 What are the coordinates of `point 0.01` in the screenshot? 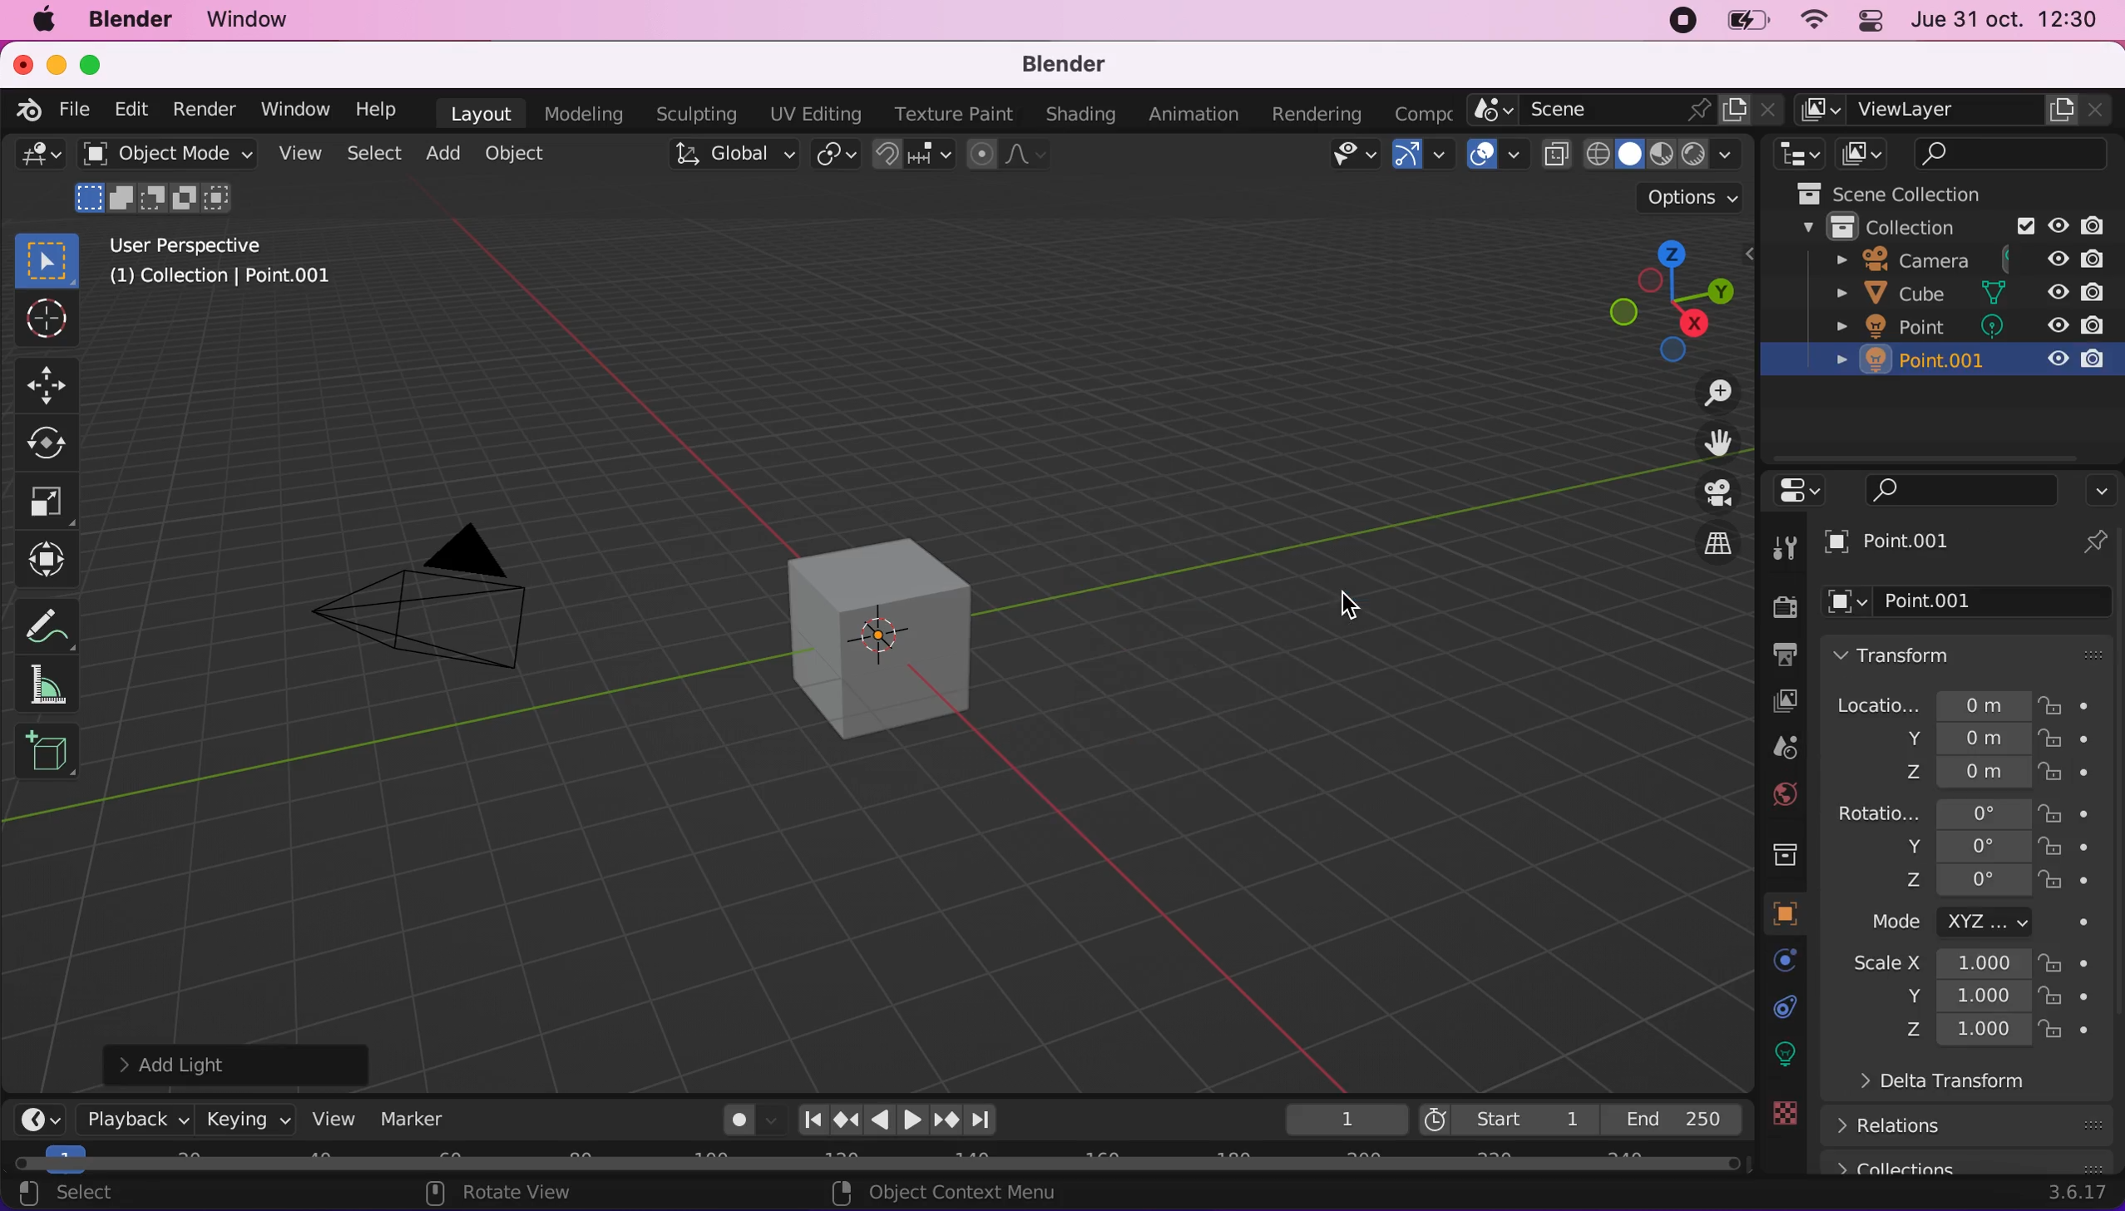 It's located at (1886, 362).